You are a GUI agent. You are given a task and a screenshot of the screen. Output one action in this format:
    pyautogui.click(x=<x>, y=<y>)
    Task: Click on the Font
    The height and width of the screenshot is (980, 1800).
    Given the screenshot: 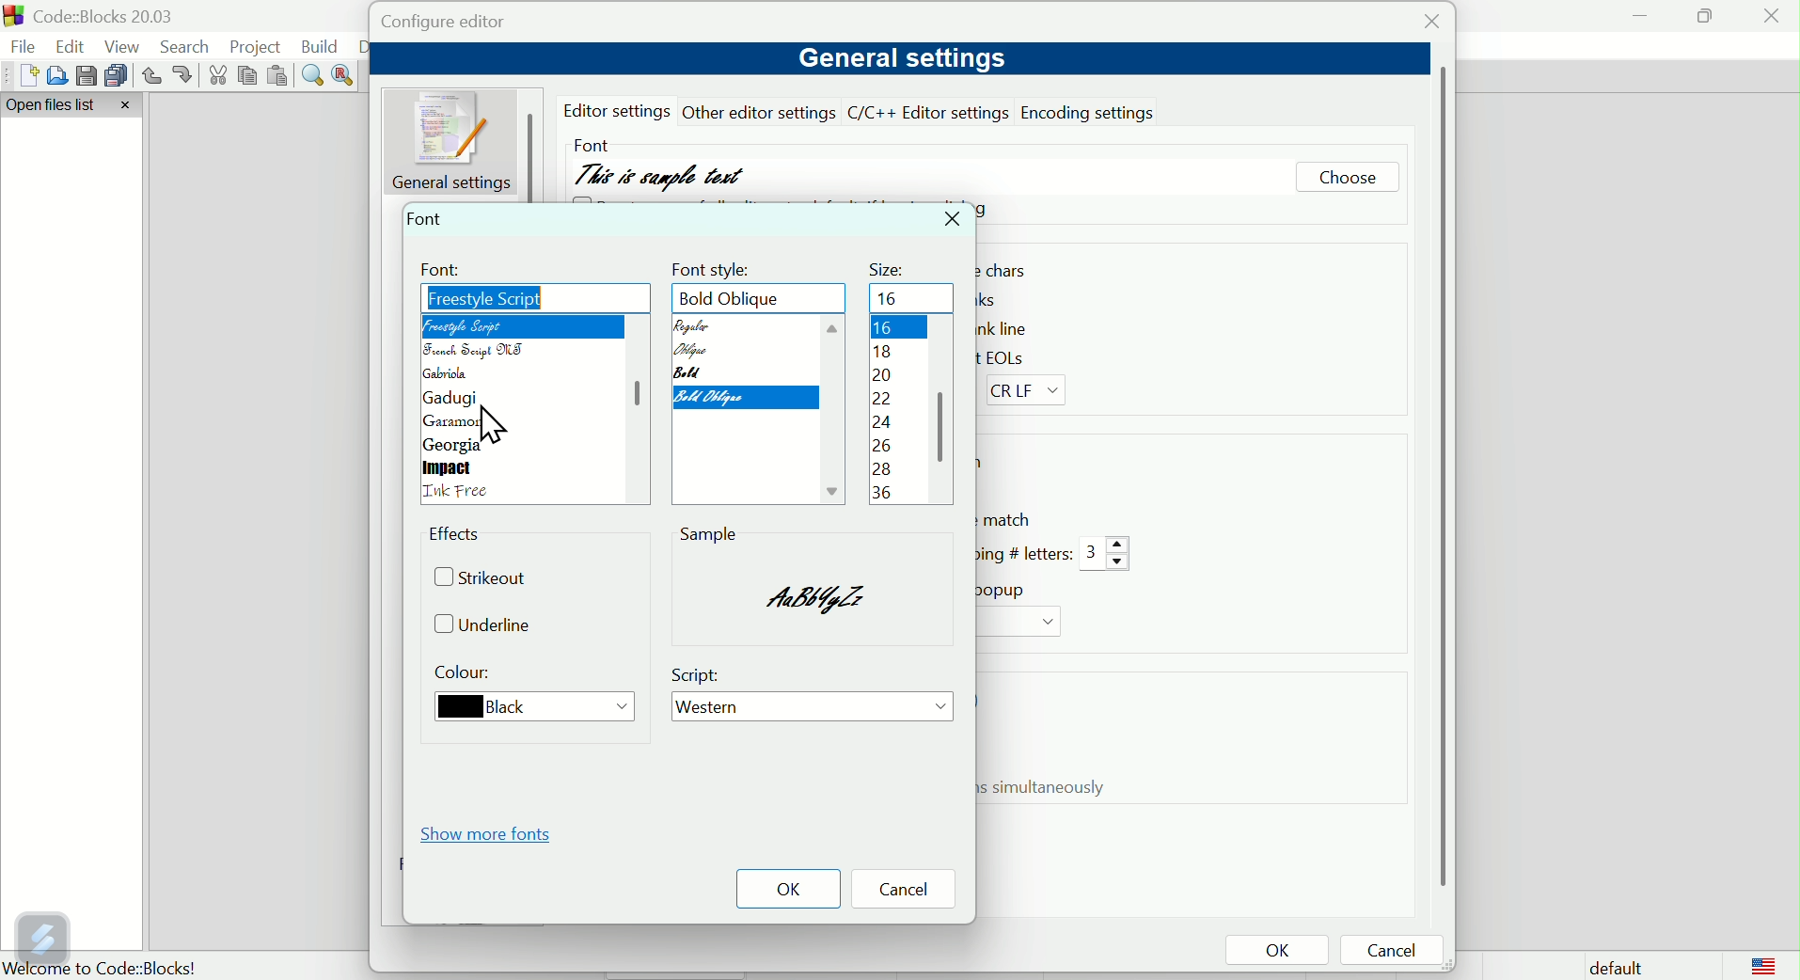 What is the action you would take?
    pyautogui.click(x=443, y=270)
    